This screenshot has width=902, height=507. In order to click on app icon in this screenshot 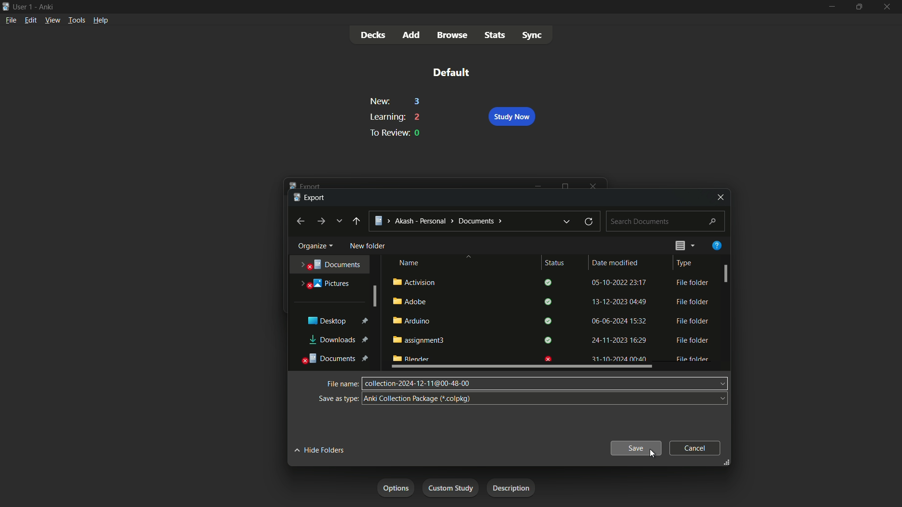, I will do `click(6, 7)`.